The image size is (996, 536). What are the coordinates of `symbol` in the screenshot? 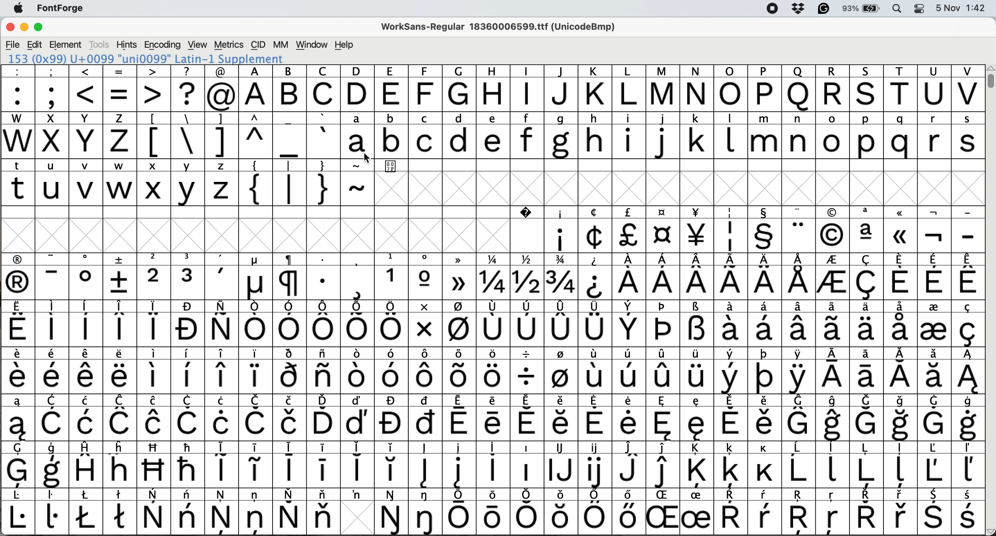 It's located at (323, 511).